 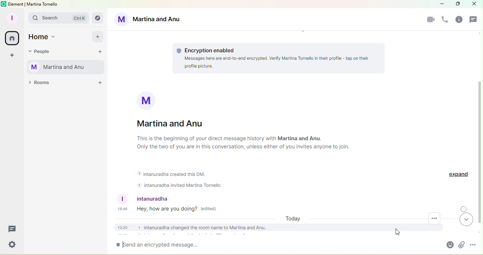 What do you see at coordinates (466, 220) in the screenshot?
I see `Scroll to most recent messages` at bounding box center [466, 220].